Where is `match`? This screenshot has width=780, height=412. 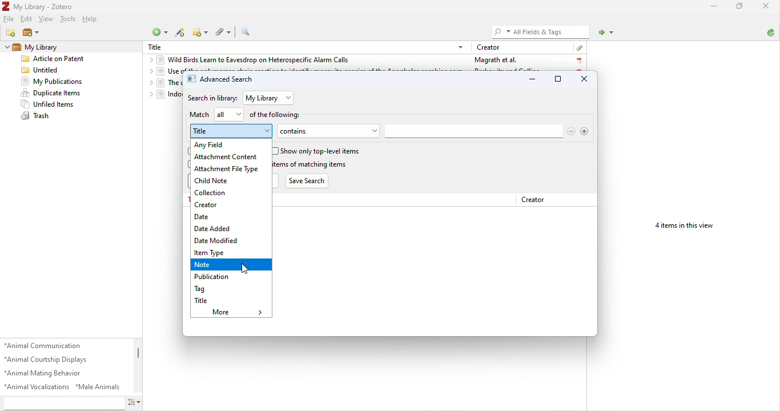
match is located at coordinates (201, 115).